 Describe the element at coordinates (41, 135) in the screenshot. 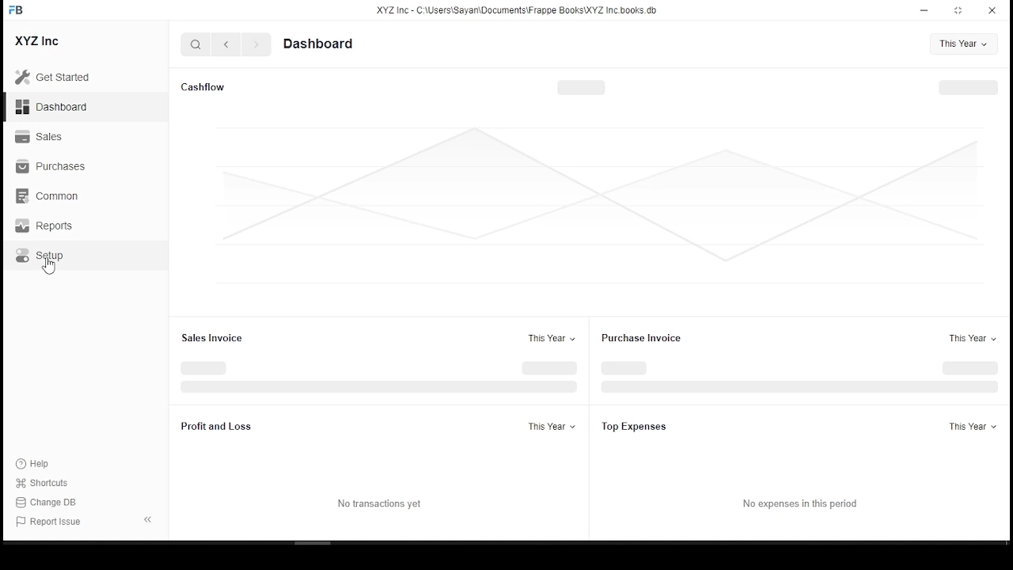

I see `Sales` at that location.